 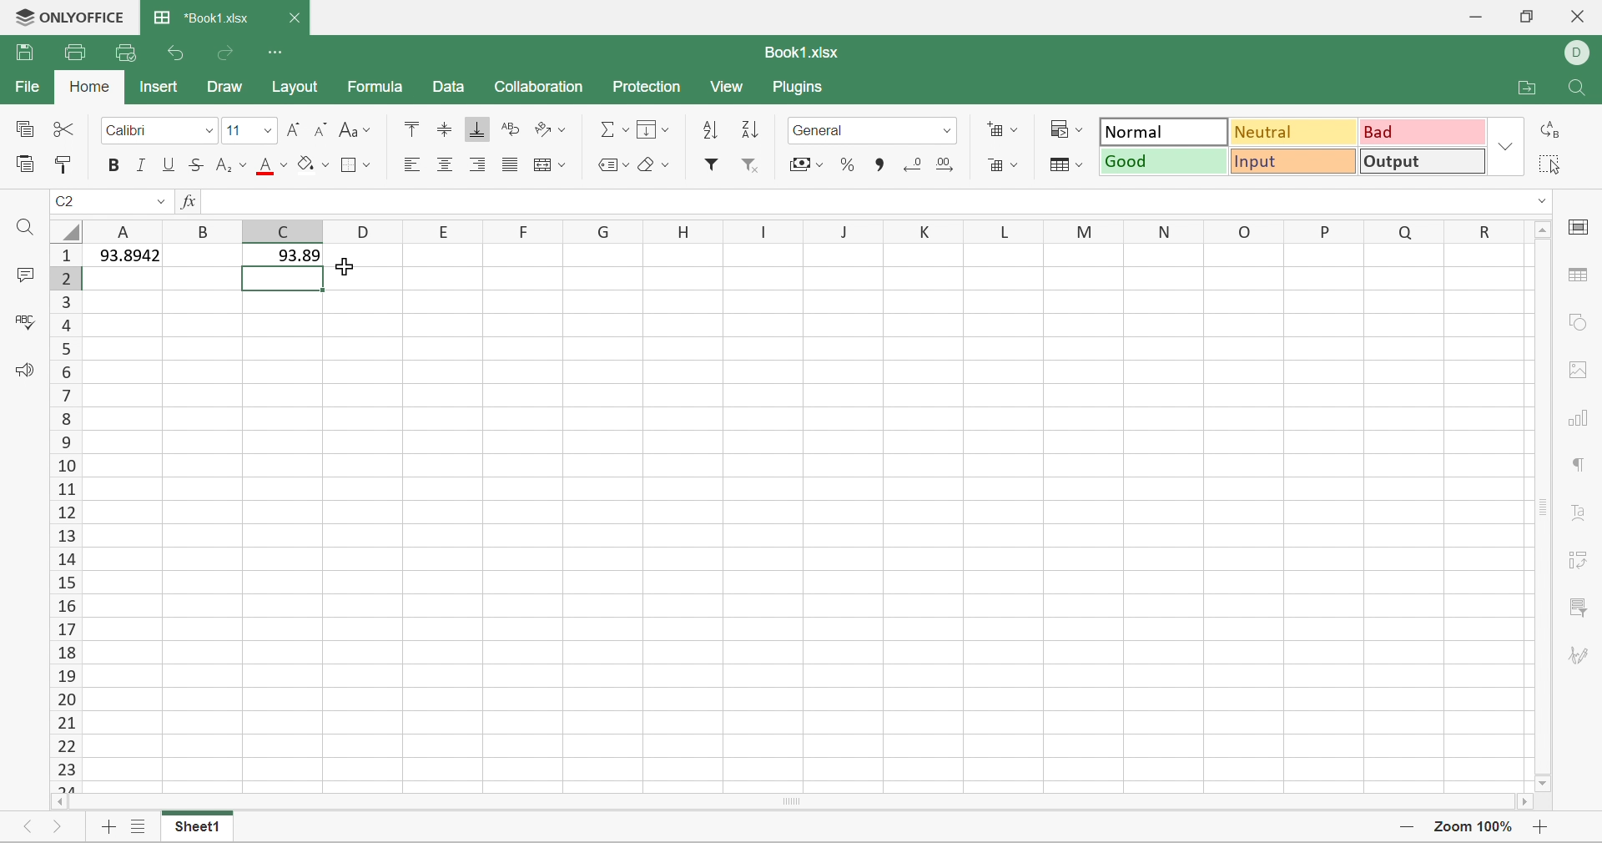 What do you see at coordinates (1581, 224) in the screenshot?
I see `cell settings` at bounding box center [1581, 224].